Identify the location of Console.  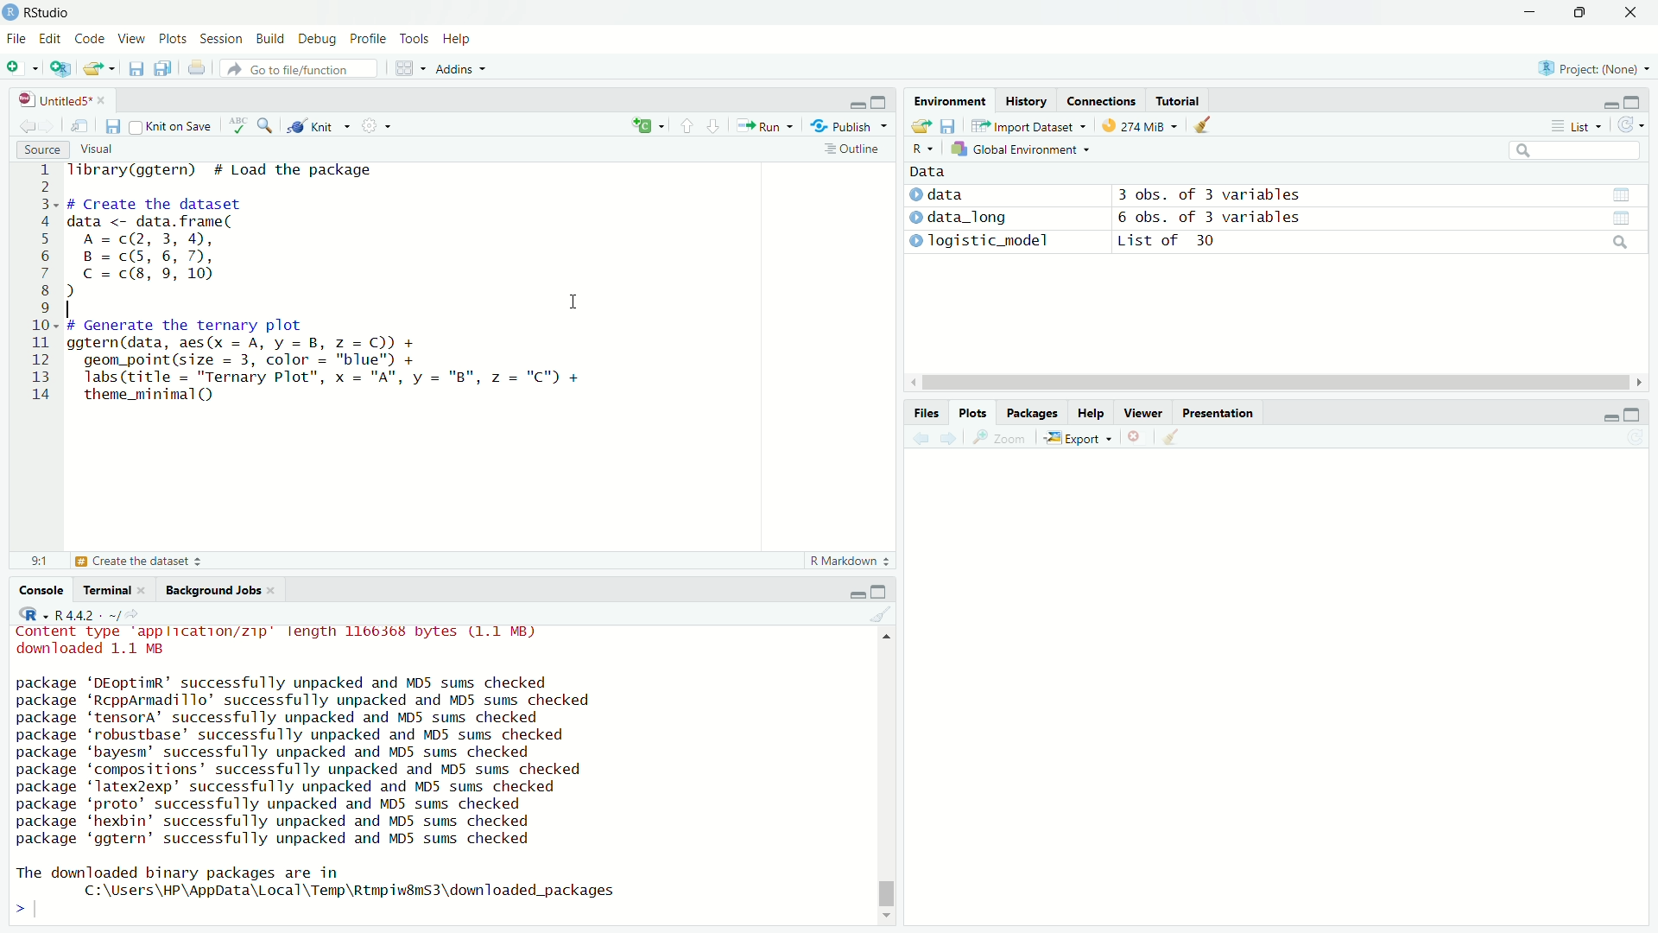
(46, 590).